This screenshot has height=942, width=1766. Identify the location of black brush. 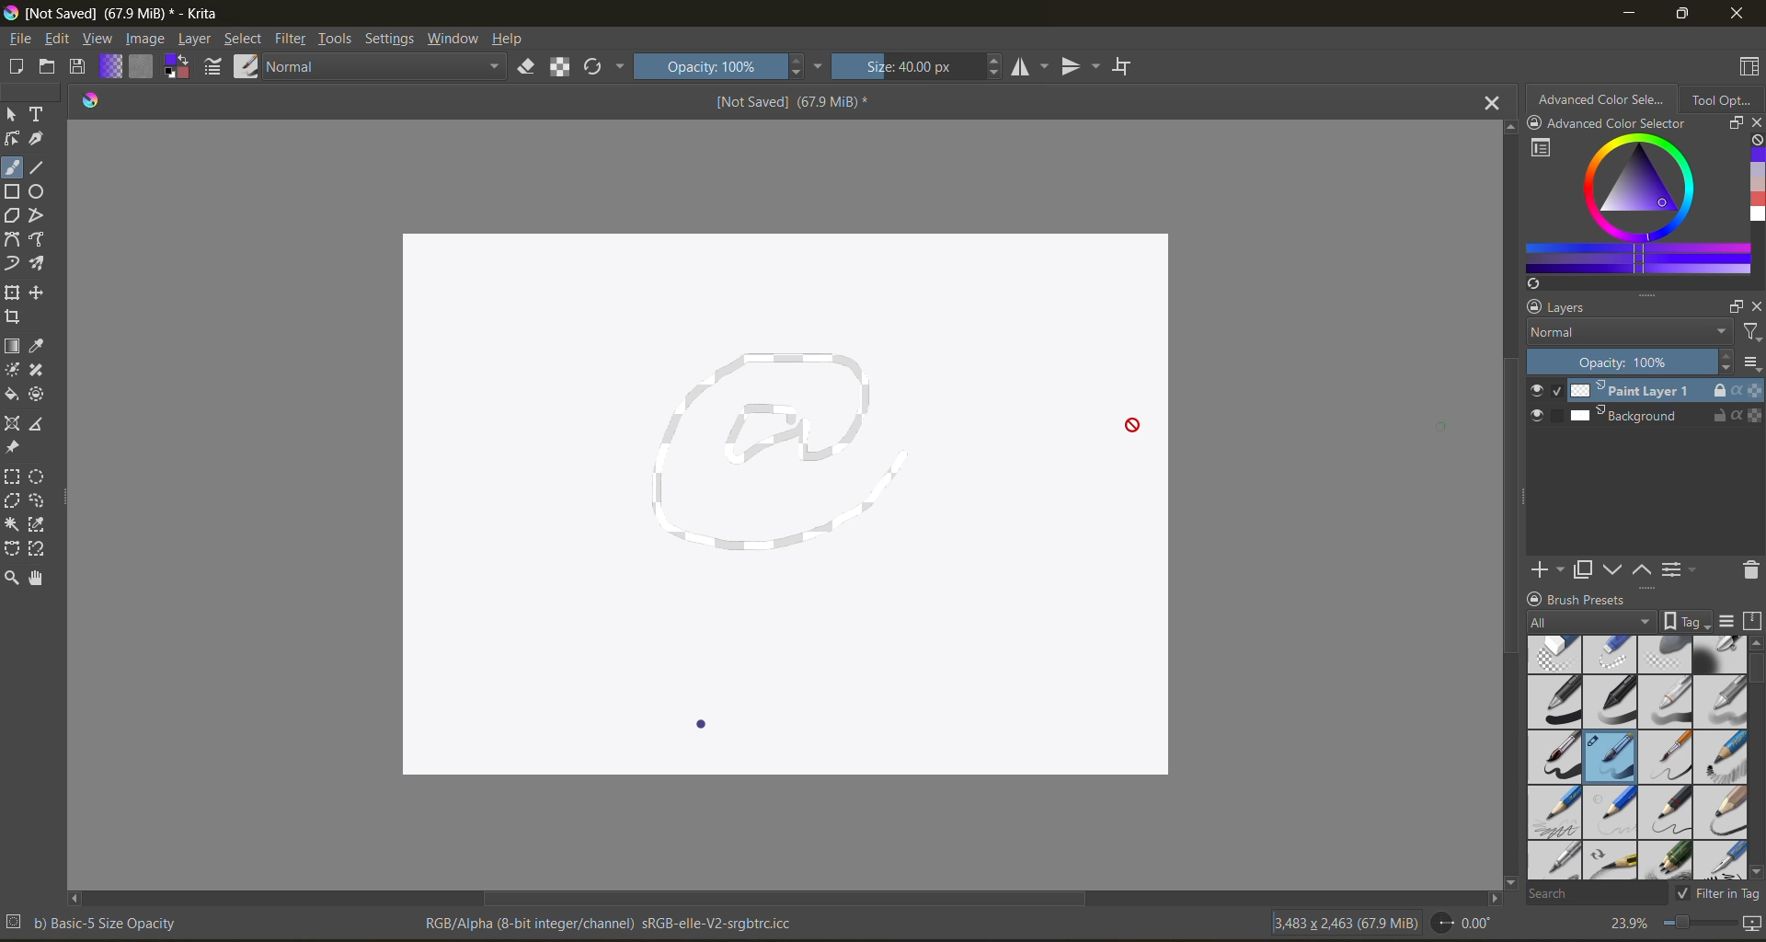
(1554, 757).